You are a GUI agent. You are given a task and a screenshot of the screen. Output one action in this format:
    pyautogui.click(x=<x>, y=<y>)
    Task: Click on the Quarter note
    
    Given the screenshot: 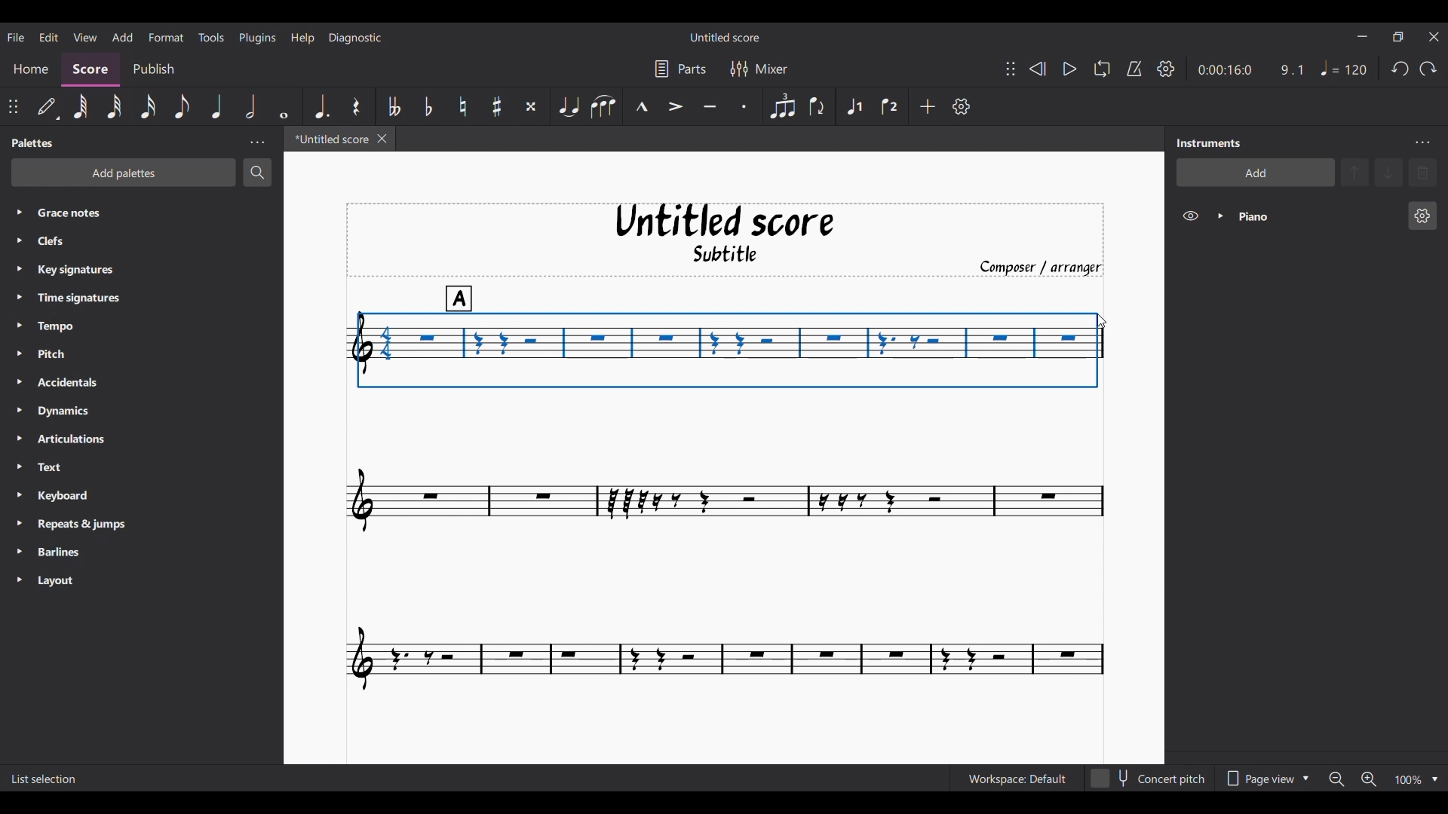 What is the action you would take?
    pyautogui.click(x=217, y=106)
    